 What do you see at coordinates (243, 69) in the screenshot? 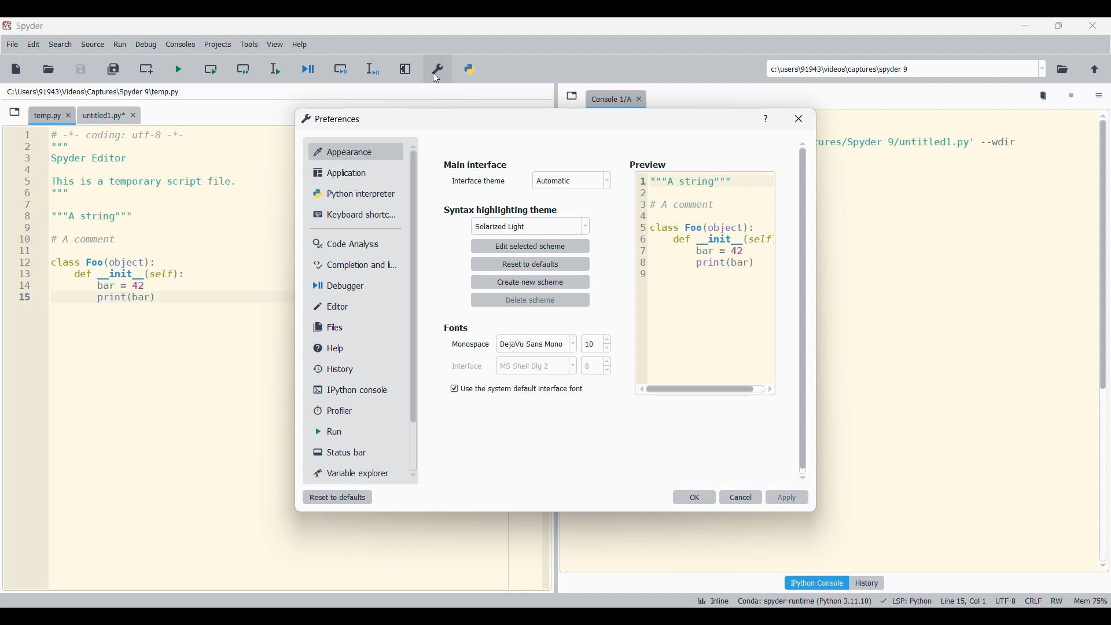
I see `Run current cell and go to next one` at bounding box center [243, 69].